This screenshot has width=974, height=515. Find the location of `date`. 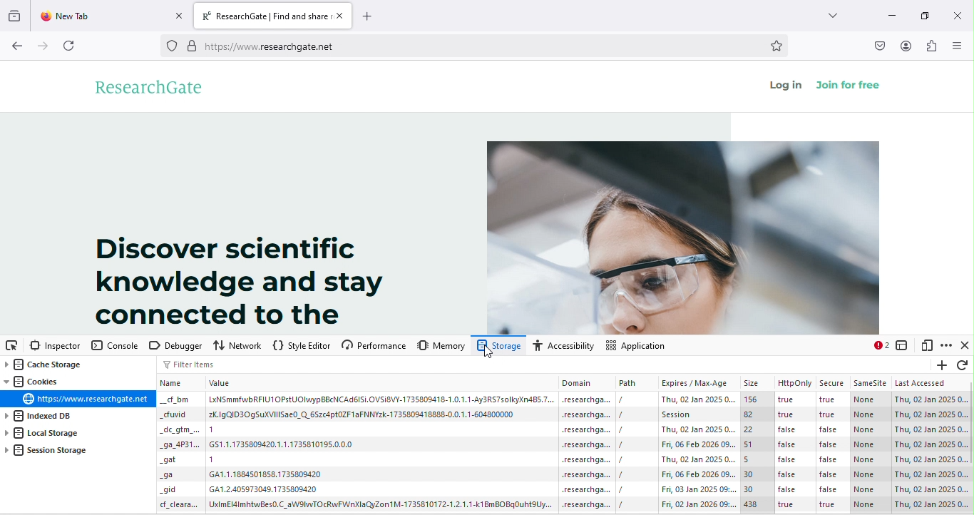

date is located at coordinates (699, 430).